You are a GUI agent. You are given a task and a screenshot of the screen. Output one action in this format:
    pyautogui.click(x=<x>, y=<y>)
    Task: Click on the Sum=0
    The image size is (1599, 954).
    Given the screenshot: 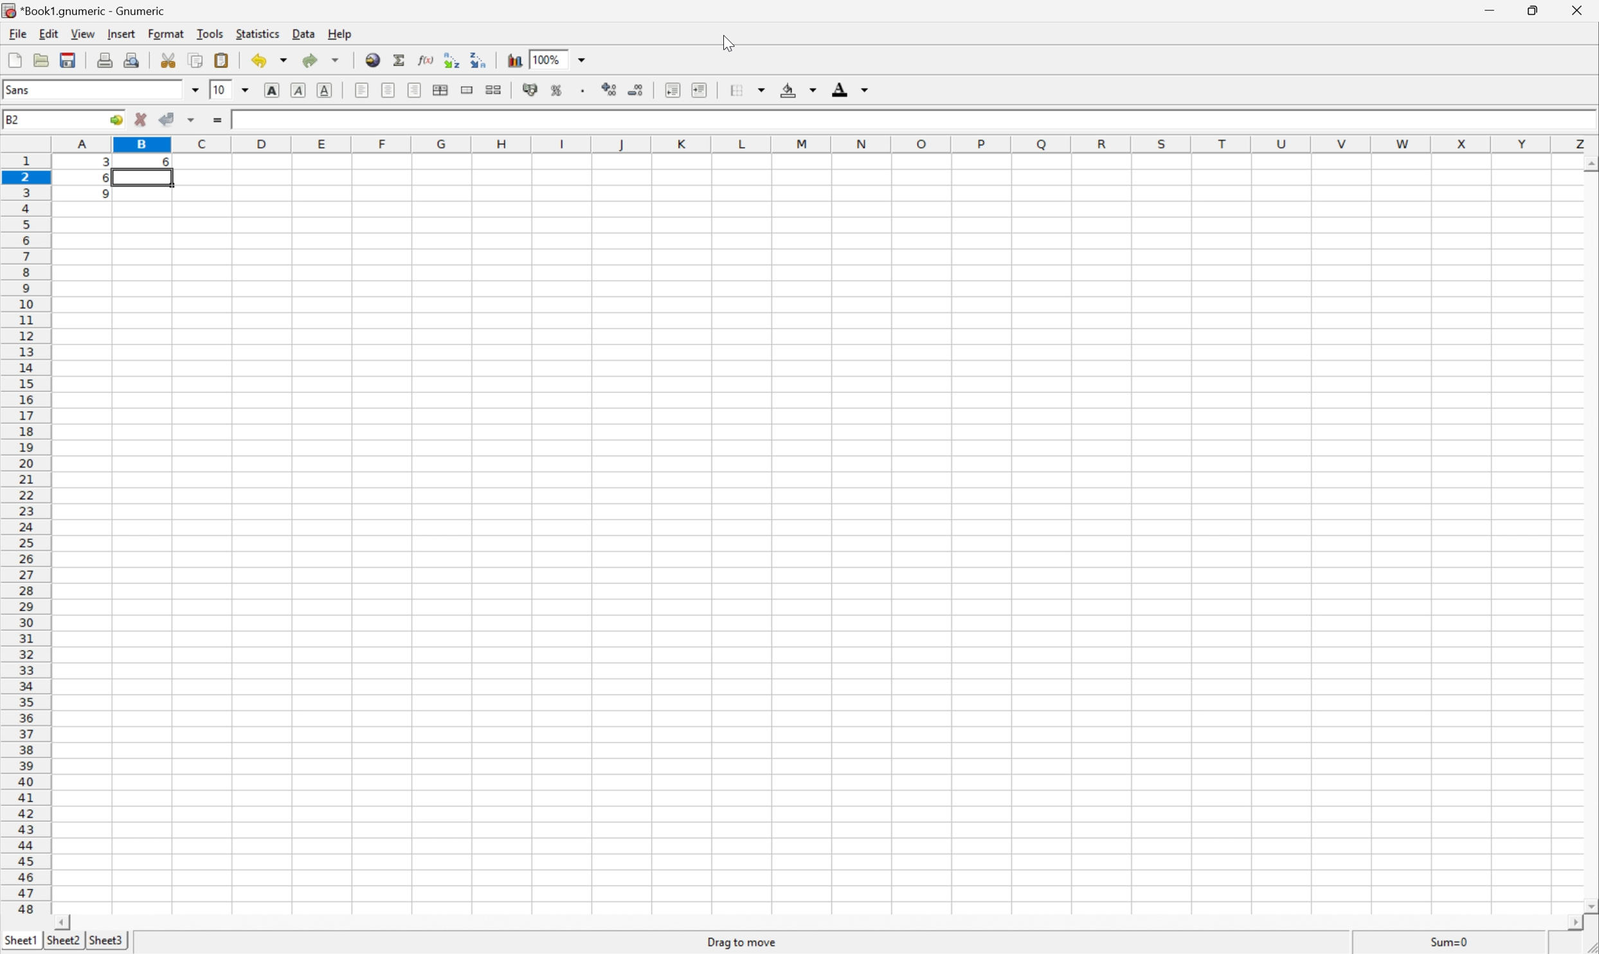 What is the action you would take?
    pyautogui.click(x=1451, y=941)
    